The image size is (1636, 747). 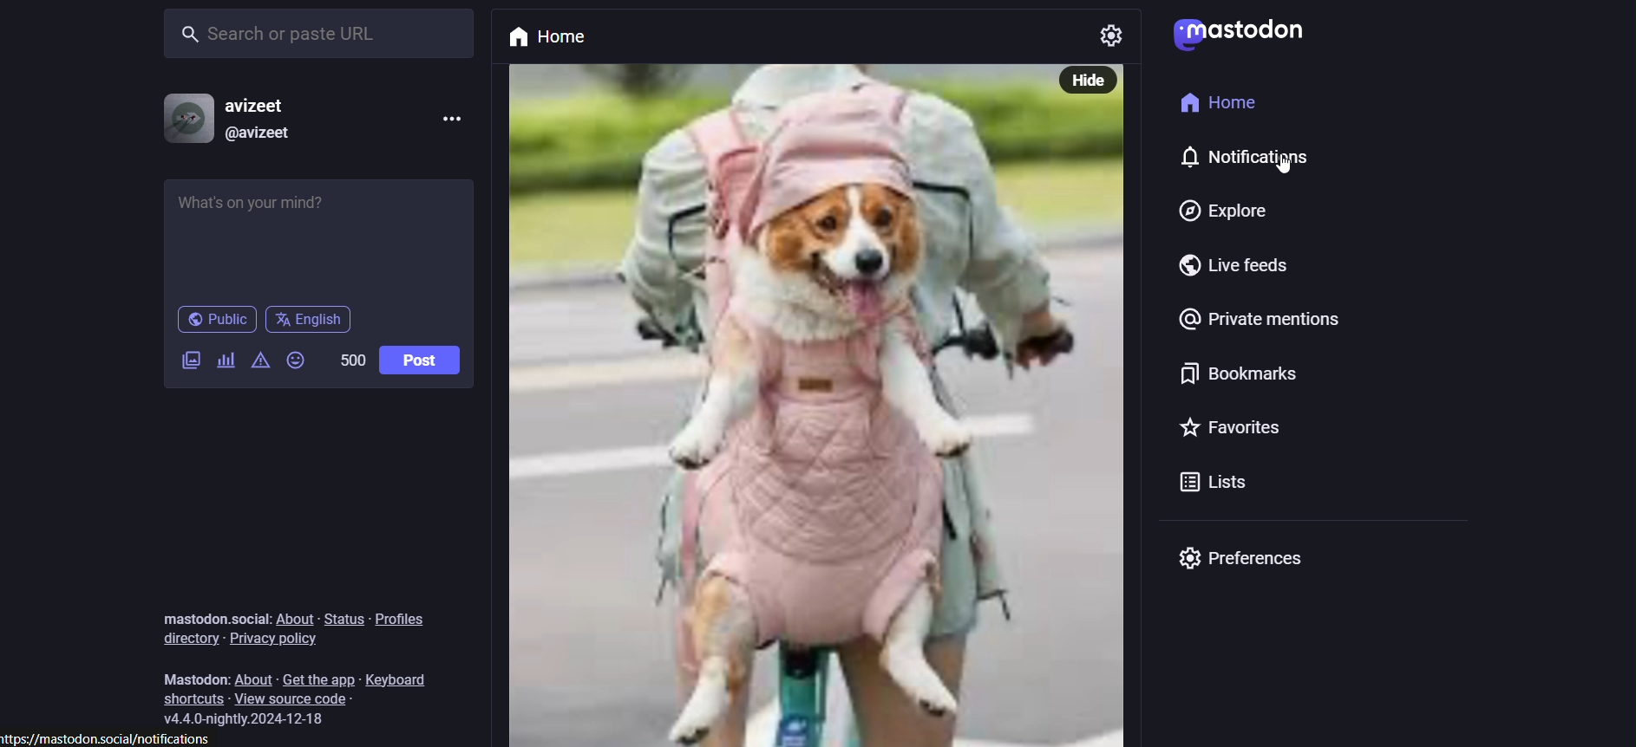 I want to click on bookmarks, so click(x=1234, y=380).